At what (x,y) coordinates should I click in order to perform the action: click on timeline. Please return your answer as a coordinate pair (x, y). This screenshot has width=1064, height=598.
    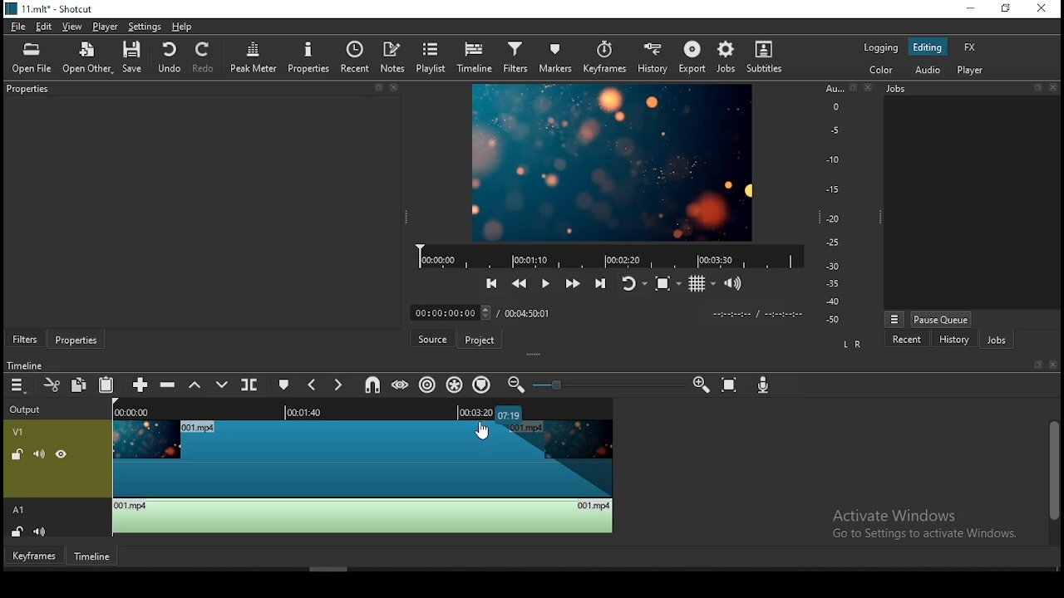
    Looking at the image, I should click on (92, 558).